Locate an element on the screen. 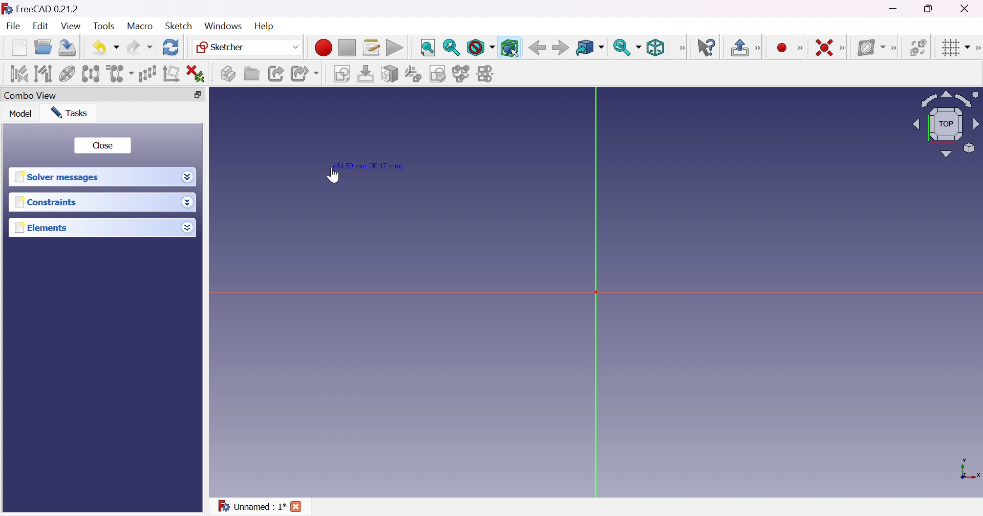  Back is located at coordinates (537, 48).